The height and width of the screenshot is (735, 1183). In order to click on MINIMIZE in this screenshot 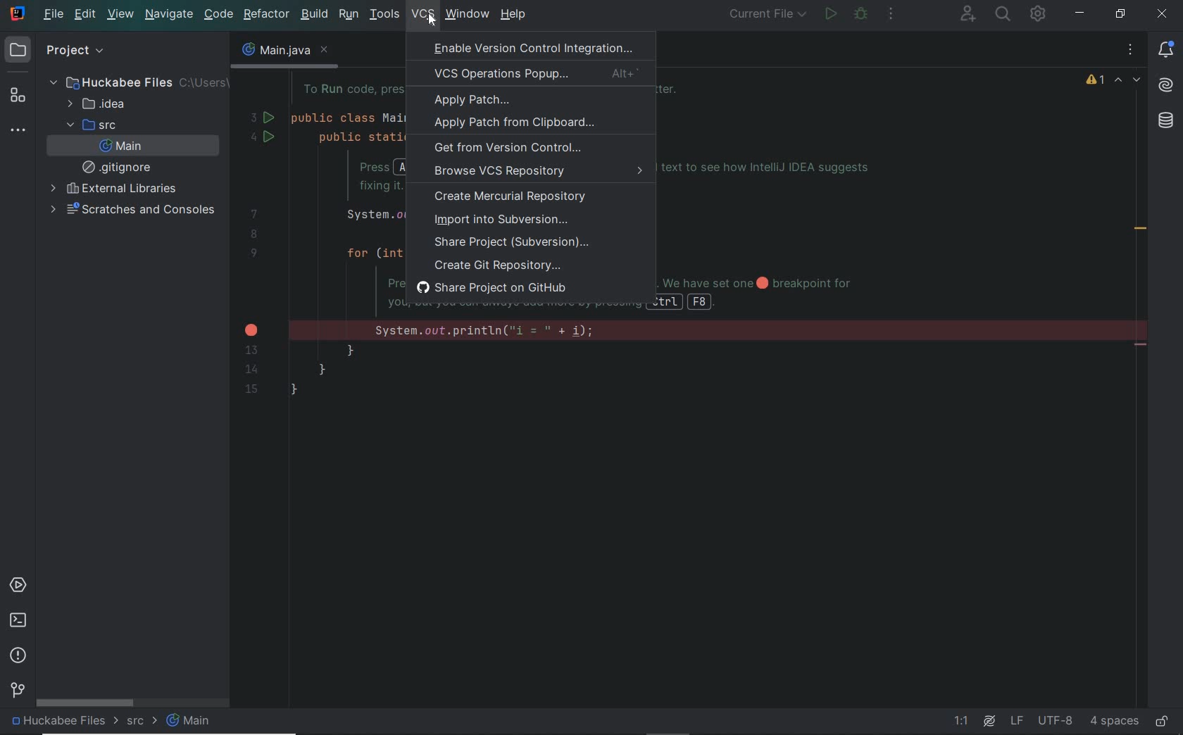, I will do `click(1080, 15)`.